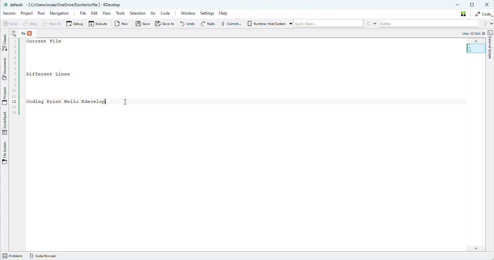 The image size is (494, 260). Describe the element at coordinates (107, 14) in the screenshot. I see `View` at that location.